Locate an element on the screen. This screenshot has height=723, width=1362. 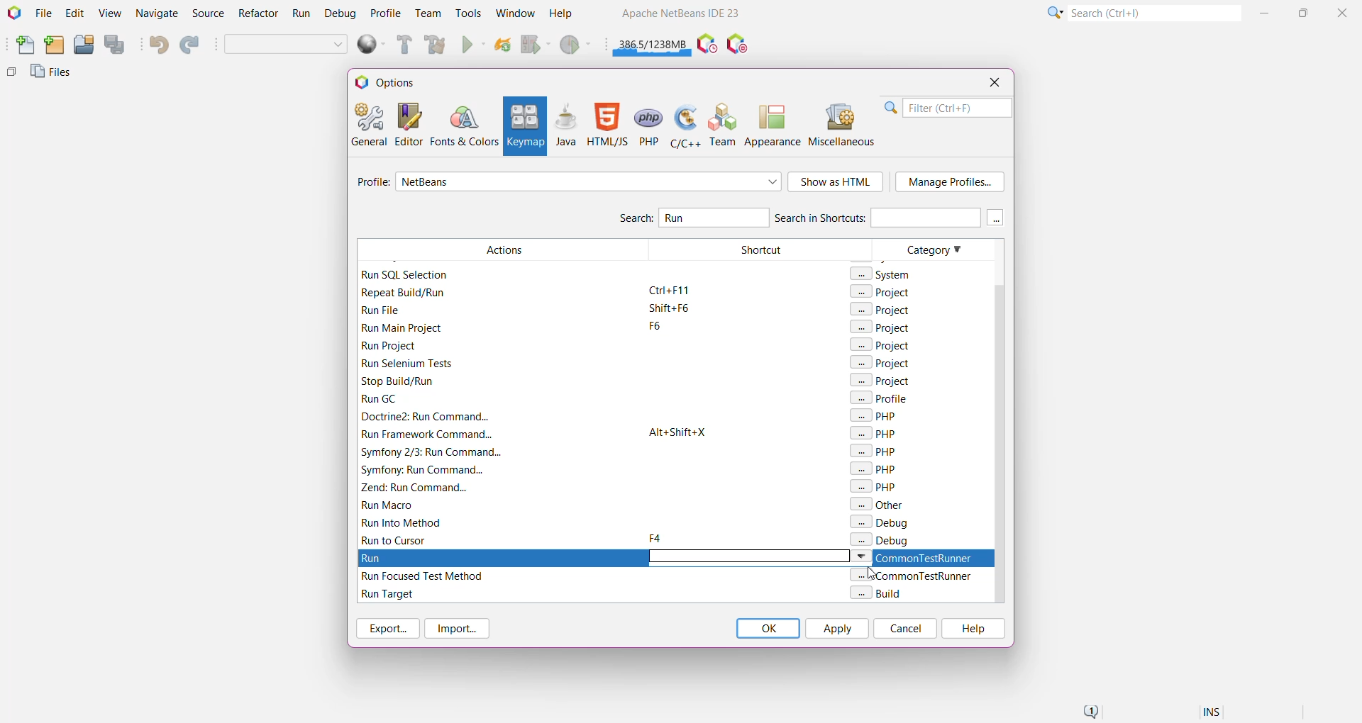
Notifications is located at coordinates (1090, 712).